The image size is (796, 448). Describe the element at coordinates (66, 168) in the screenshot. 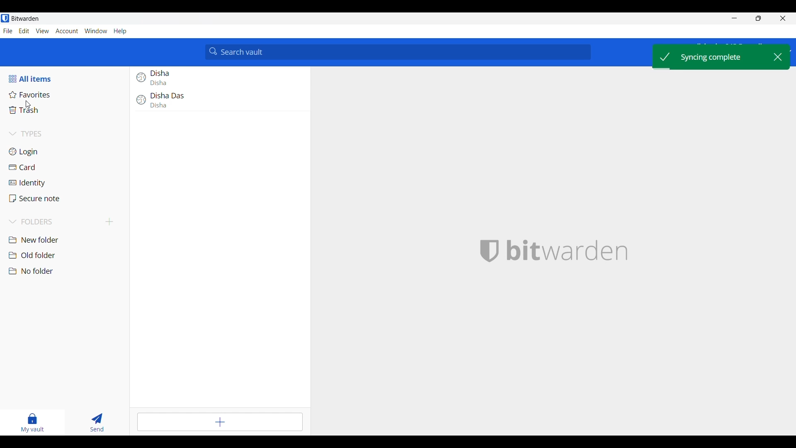

I see `Card` at that location.